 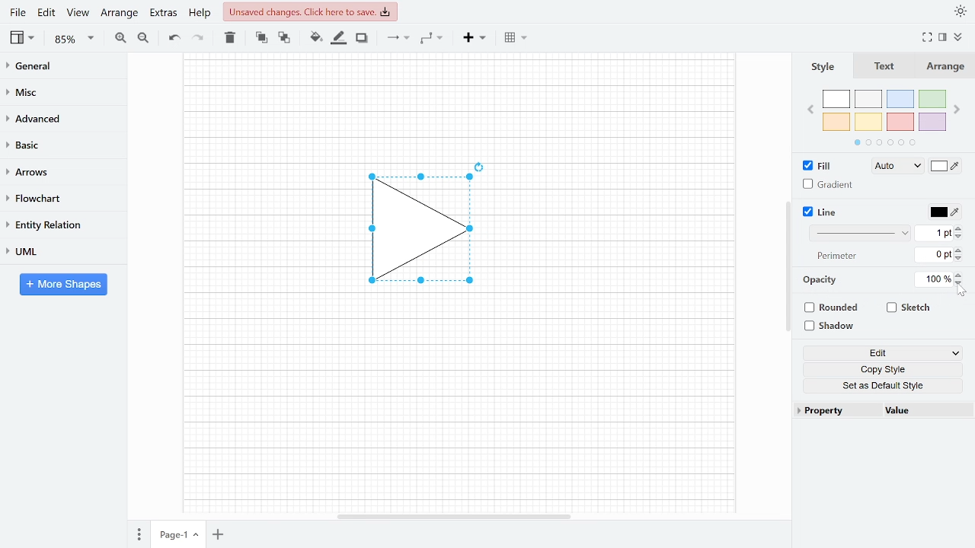 What do you see at coordinates (900, 123) in the screenshot?
I see `red` at bounding box center [900, 123].